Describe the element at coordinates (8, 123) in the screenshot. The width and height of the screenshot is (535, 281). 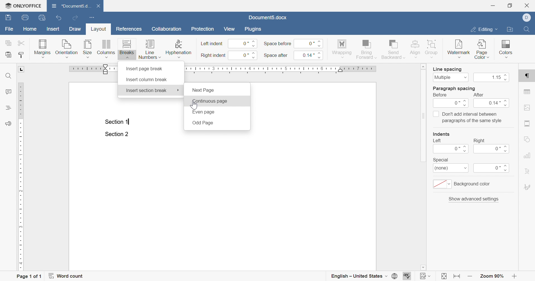
I see `feedback & support` at that location.